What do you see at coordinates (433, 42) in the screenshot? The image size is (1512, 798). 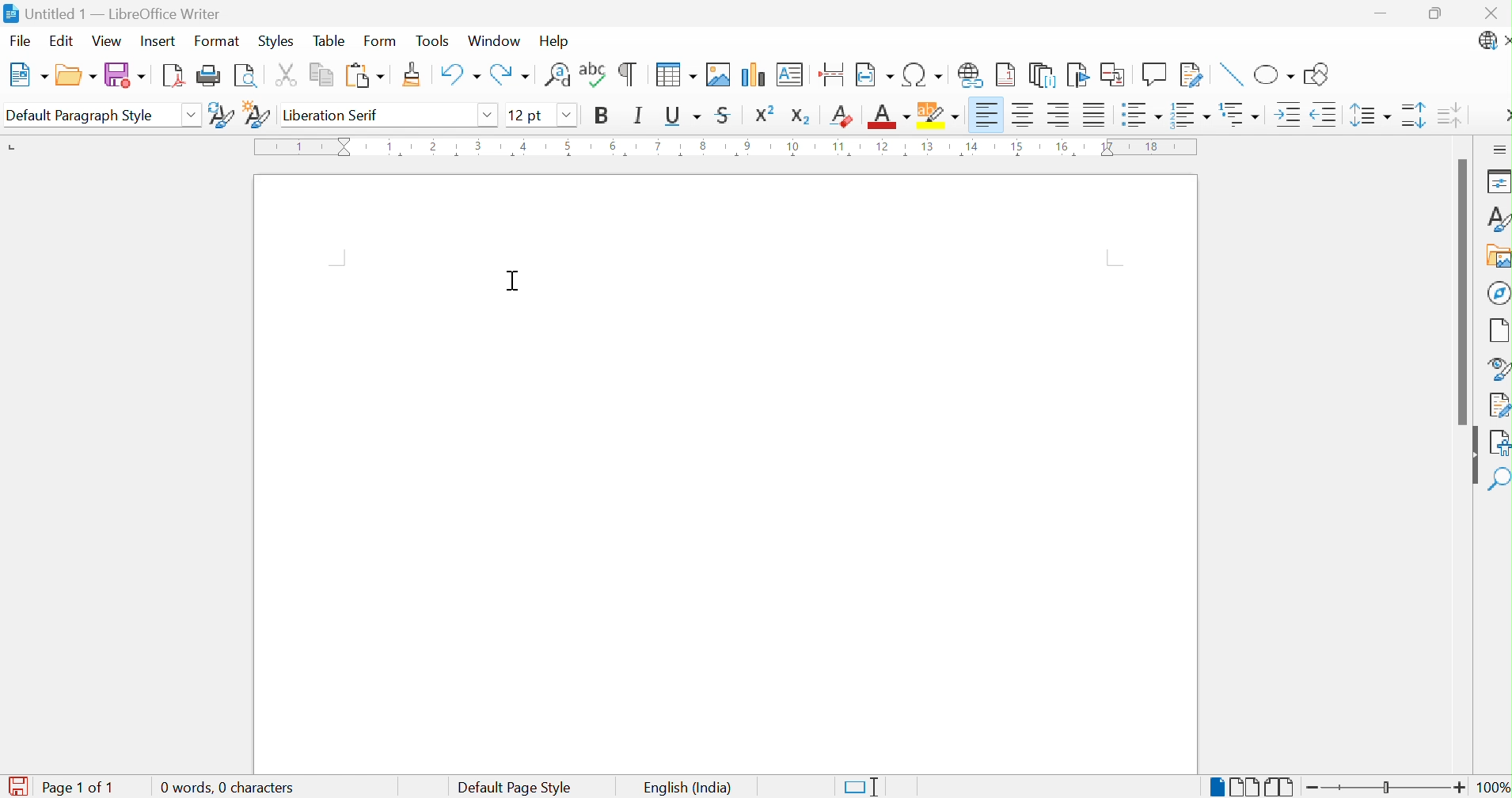 I see `Tools` at bounding box center [433, 42].